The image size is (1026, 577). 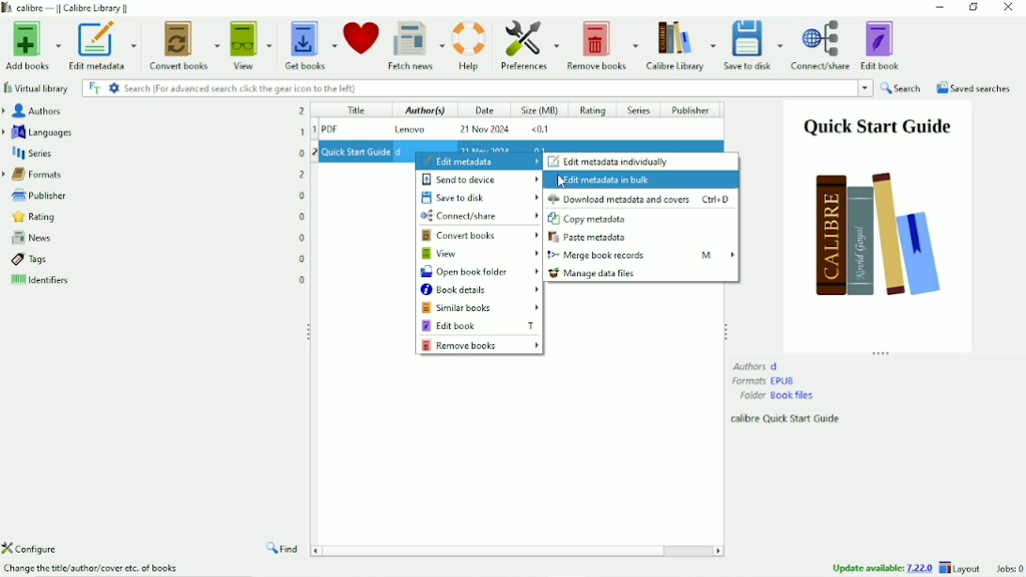 I want to click on Save to disk, so click(x=754, y=45).